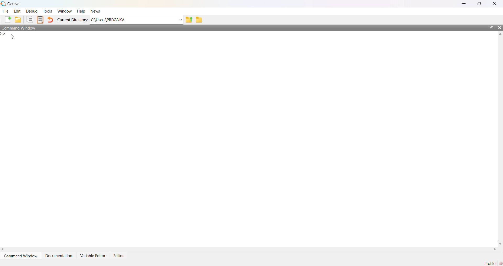  I want to click on Command Window, so click(22, 256).